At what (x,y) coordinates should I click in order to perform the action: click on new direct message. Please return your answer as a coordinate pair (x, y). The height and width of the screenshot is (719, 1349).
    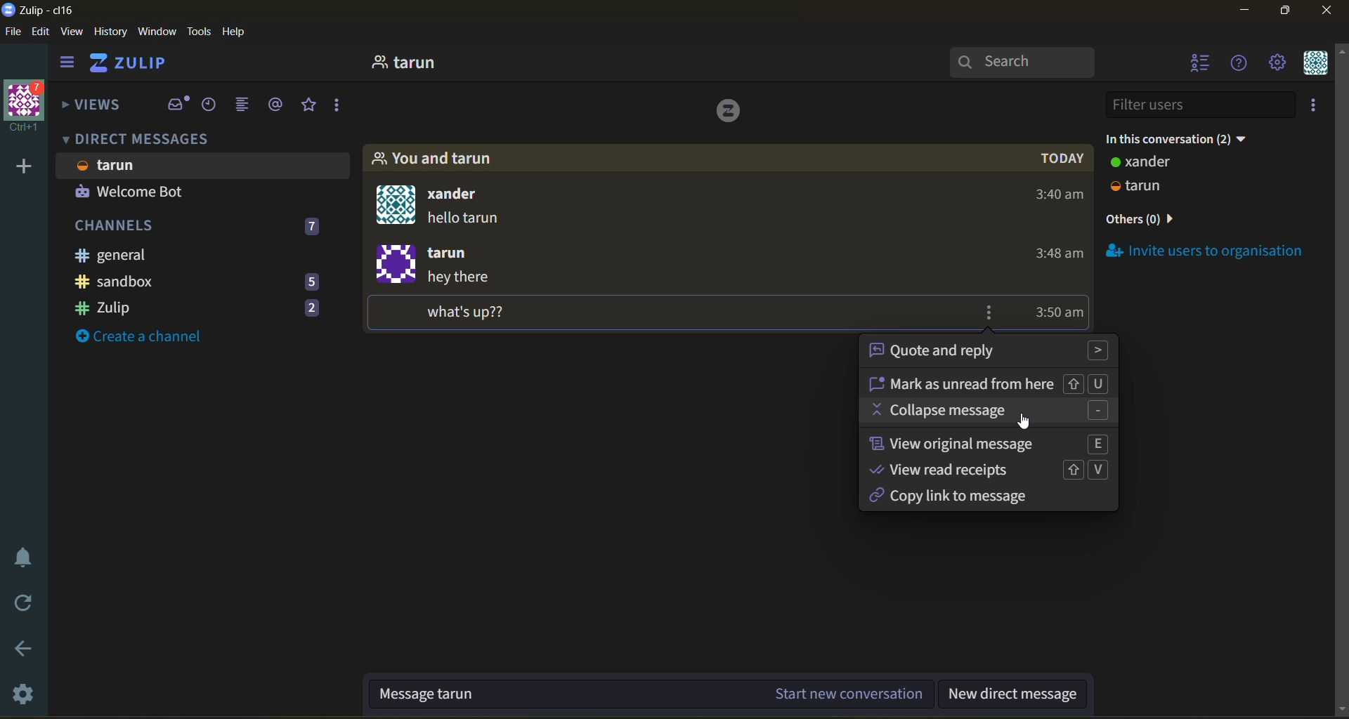
    Looking at the image, I should click on (1019, 695).